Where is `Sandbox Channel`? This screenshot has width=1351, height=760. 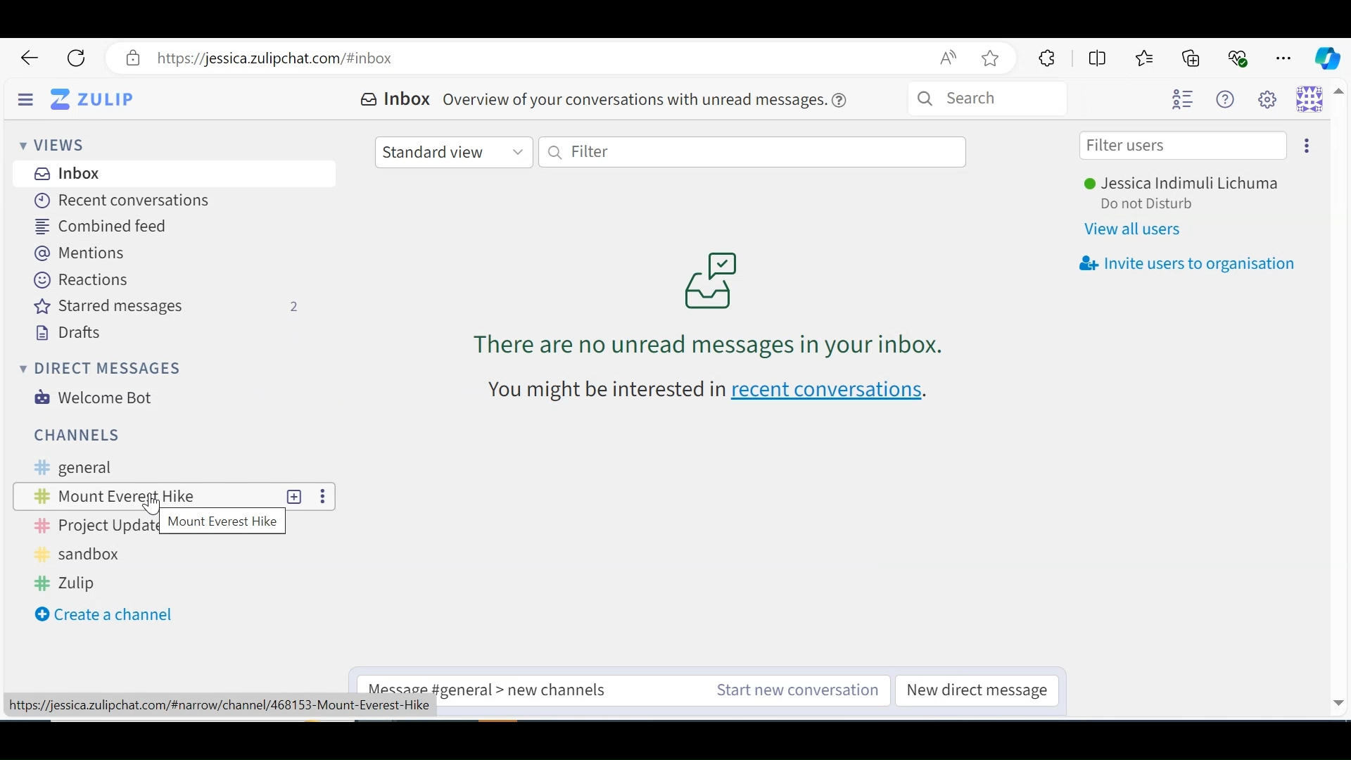 Sandbox Channel is located at coordinates (91, 555).